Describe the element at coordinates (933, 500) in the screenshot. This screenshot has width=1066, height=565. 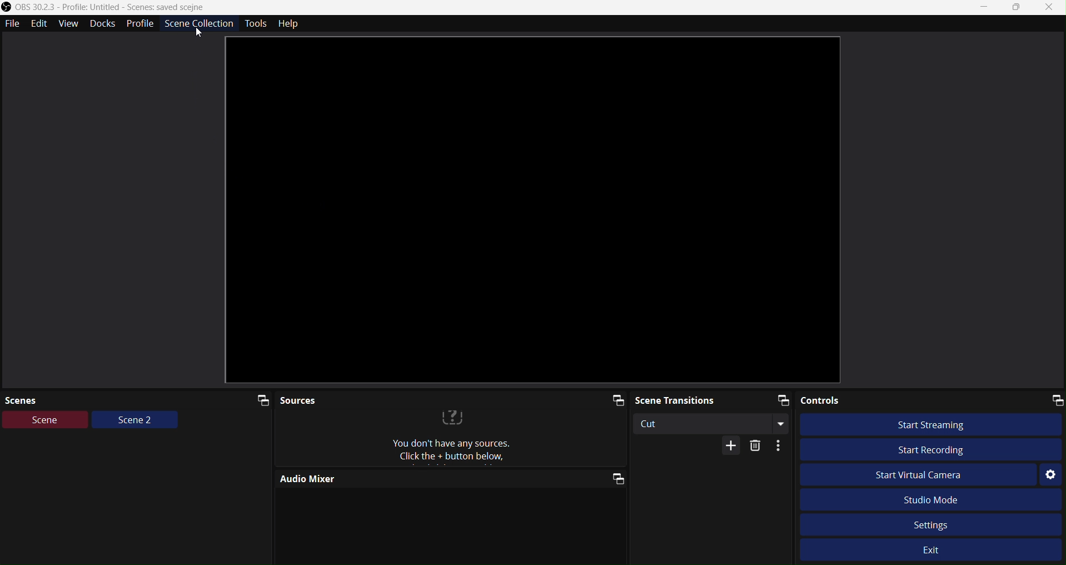
I see `Studio Mode` at that location.